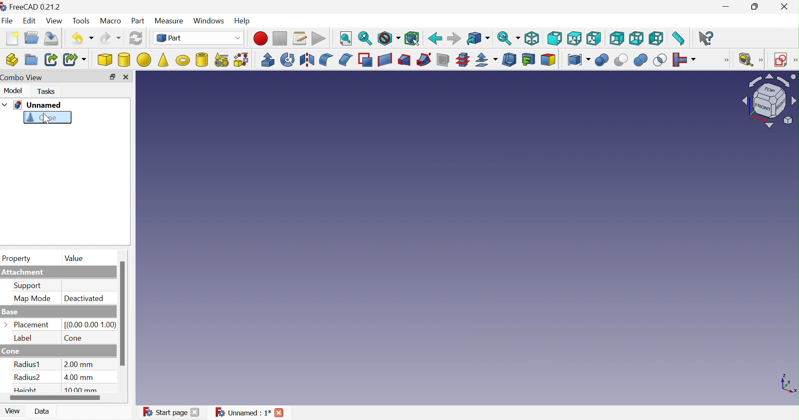  What do you see at coordinates (318, 39) in the screenshot?
I see `Execute macro` at bounding box center [318, 39].